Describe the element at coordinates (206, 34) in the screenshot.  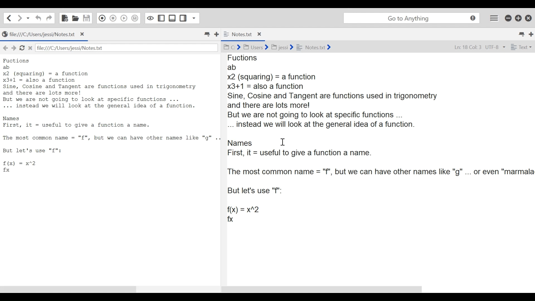
I see `List all tabs` at that location.